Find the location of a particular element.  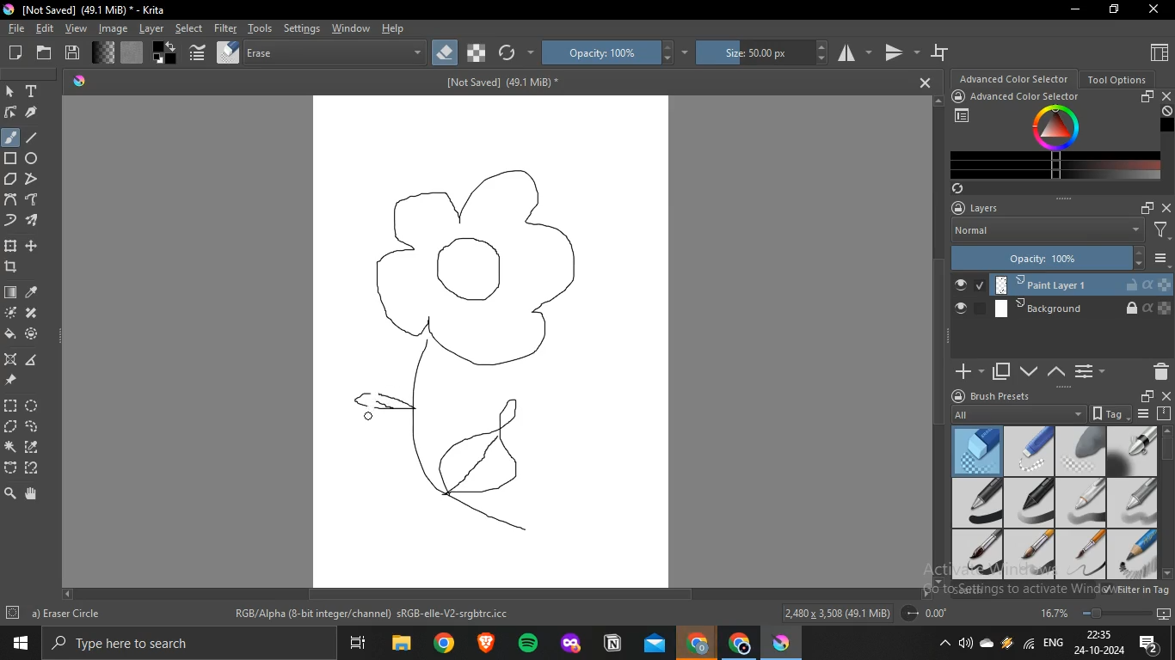

vertical mirror tool is located at coordinates (899, 56).